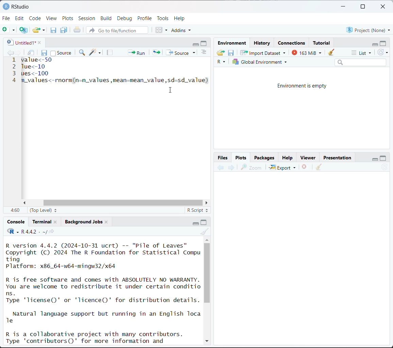 The height and width of the screenshot is (348, 393). Describe the element at coordinates (20, 42) in the screenshot. I see `untitled1` at that location.